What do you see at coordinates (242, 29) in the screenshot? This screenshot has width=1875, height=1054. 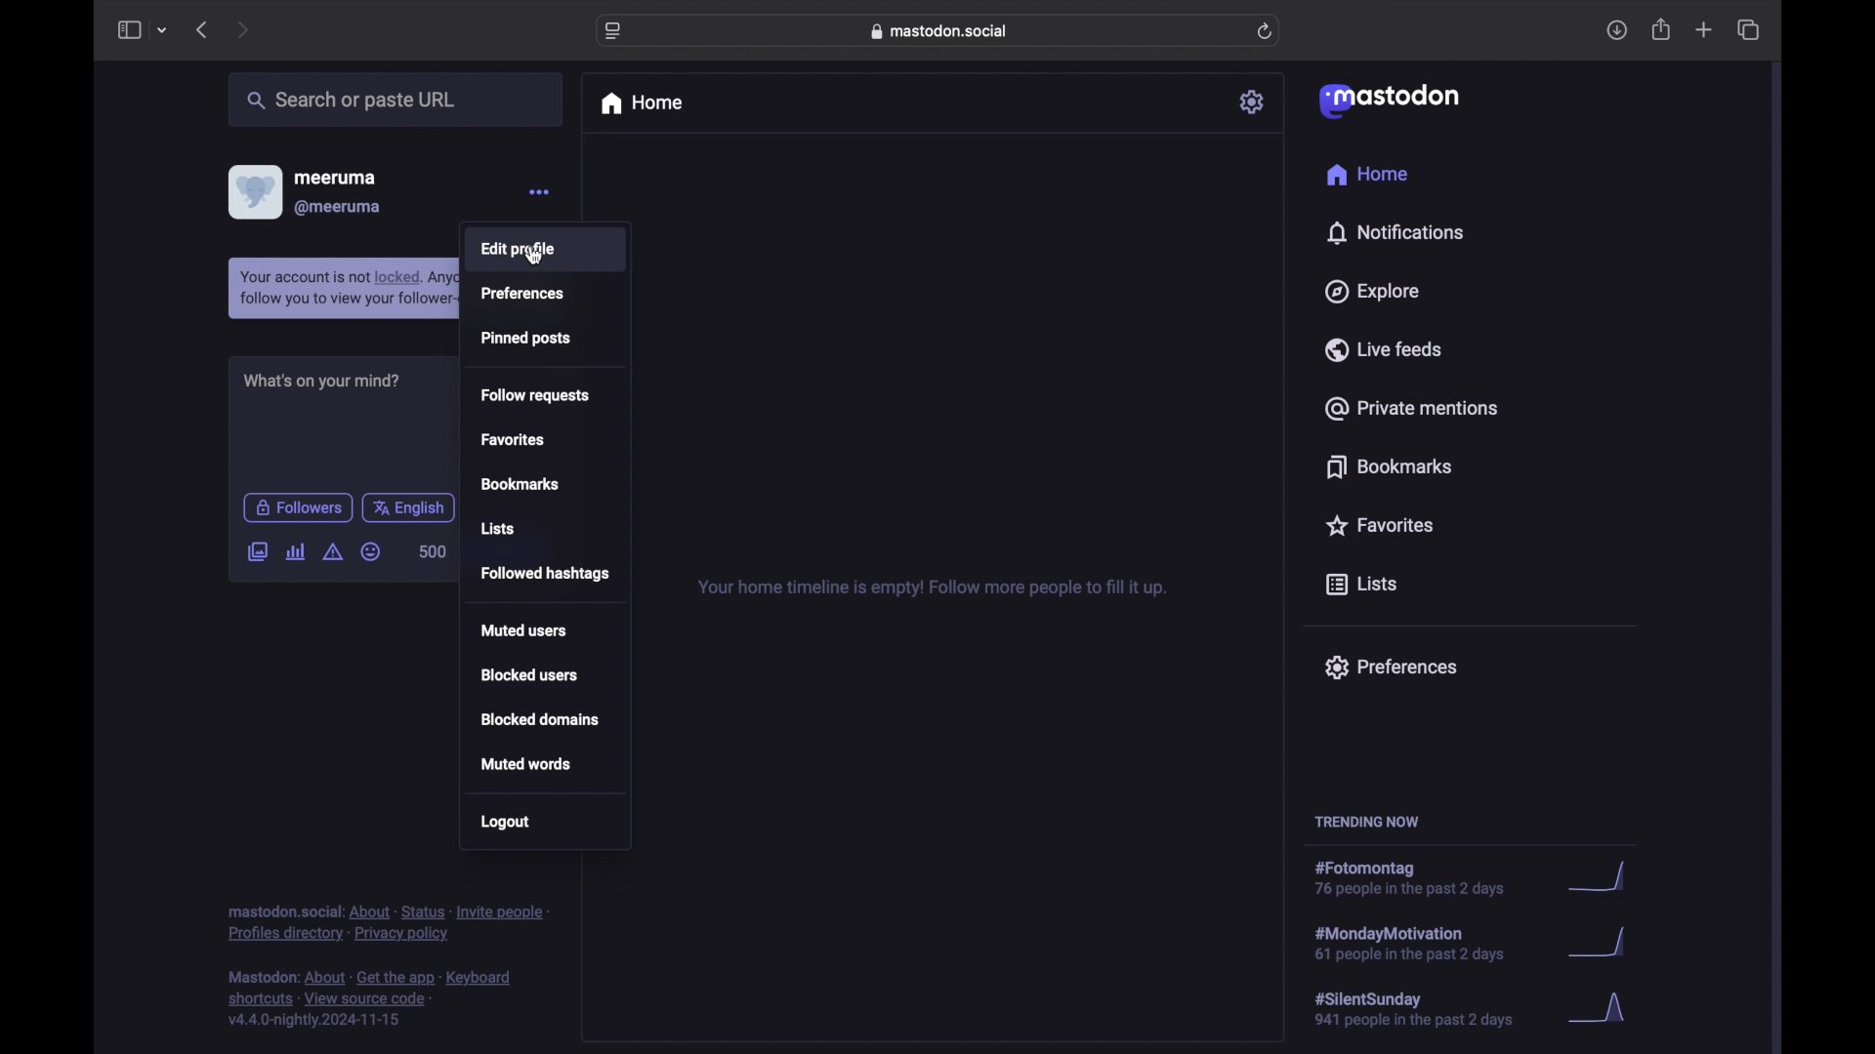 I see `next` at bounding box center [242, 29].